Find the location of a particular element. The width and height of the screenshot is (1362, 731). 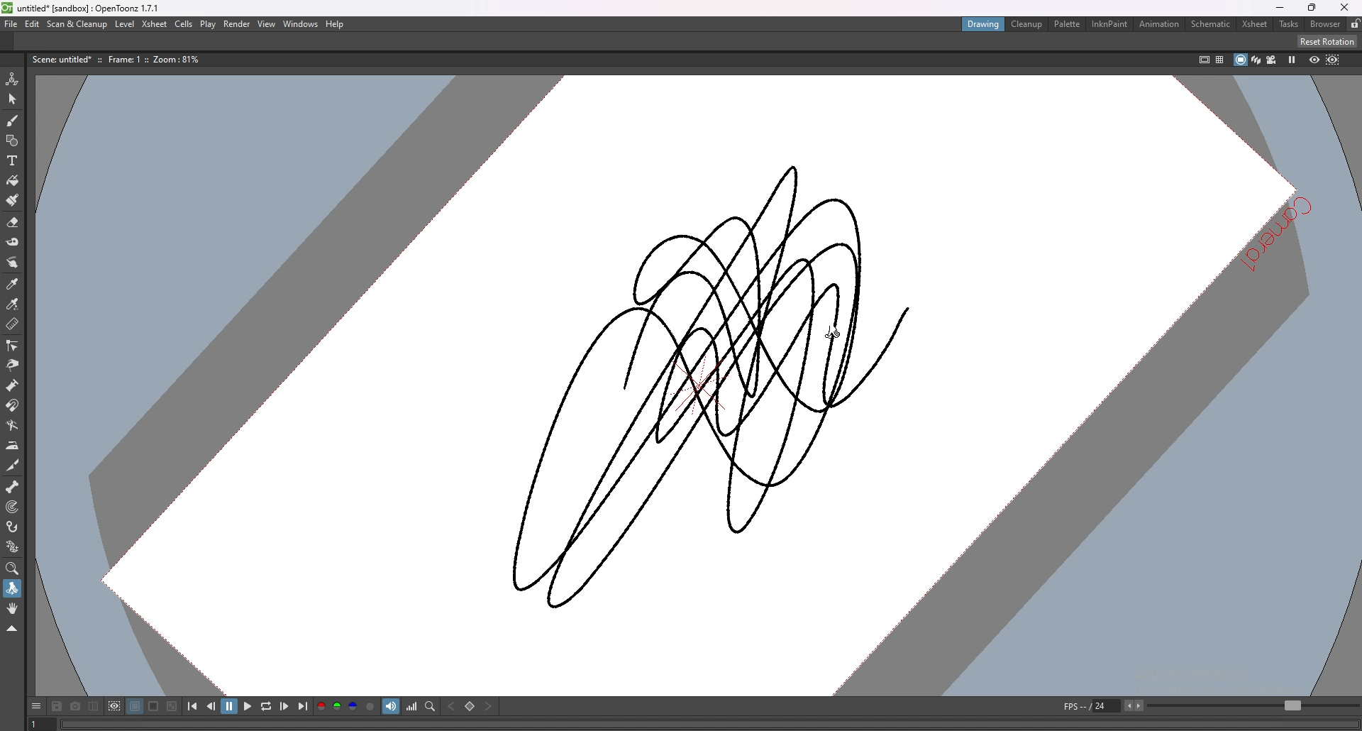

fps is located at coordinates (1102, 706).